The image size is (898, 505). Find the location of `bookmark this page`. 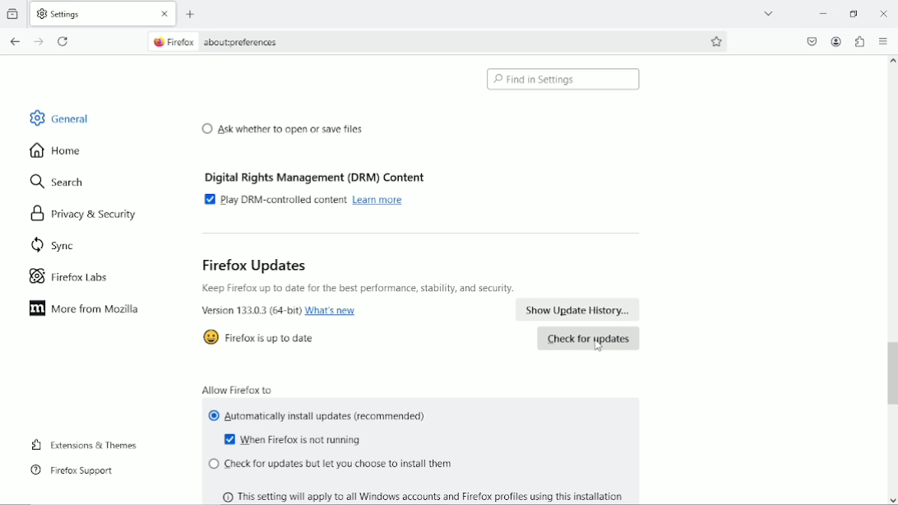

bookmark this page is located at coordinates (717, 39).